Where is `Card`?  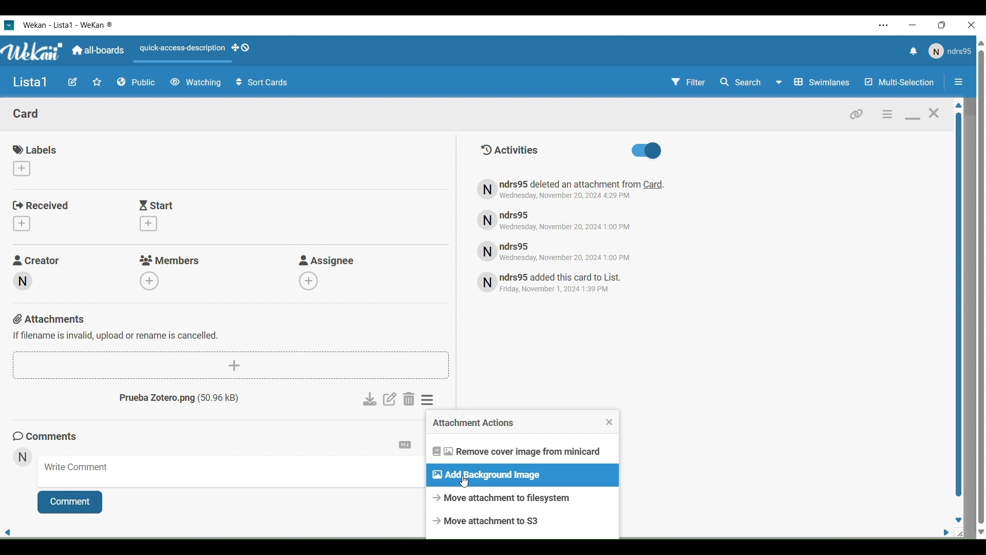 Card is located at coordinates (27, 113).